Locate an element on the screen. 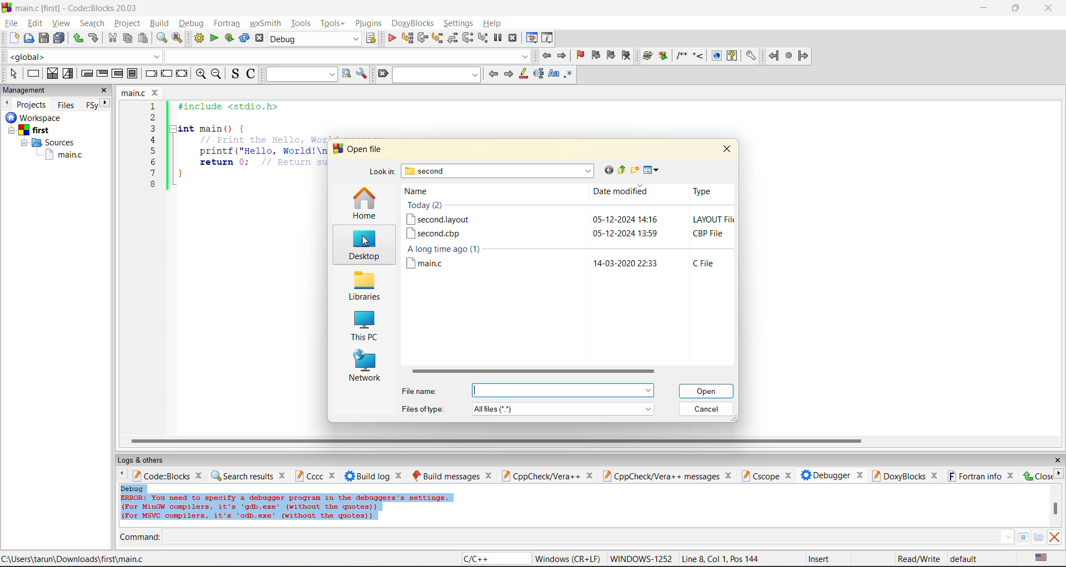 Image resolution: width=1066 pixels, height=567 pixels. close is located at coordinates (334, 476).